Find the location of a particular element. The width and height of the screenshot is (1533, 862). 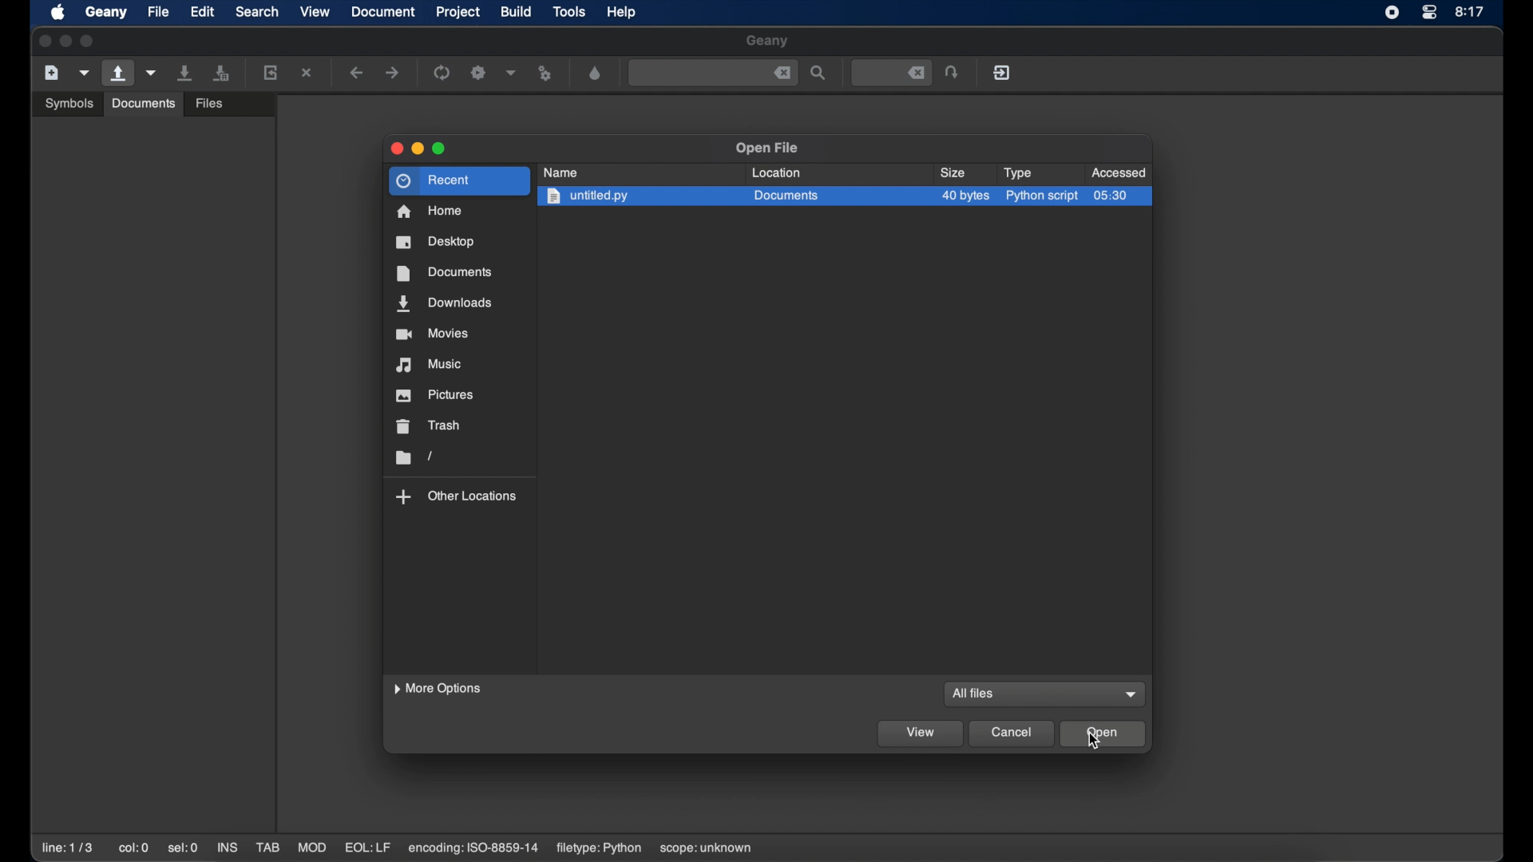

navigate back a location is located at coordinates (356, 72).